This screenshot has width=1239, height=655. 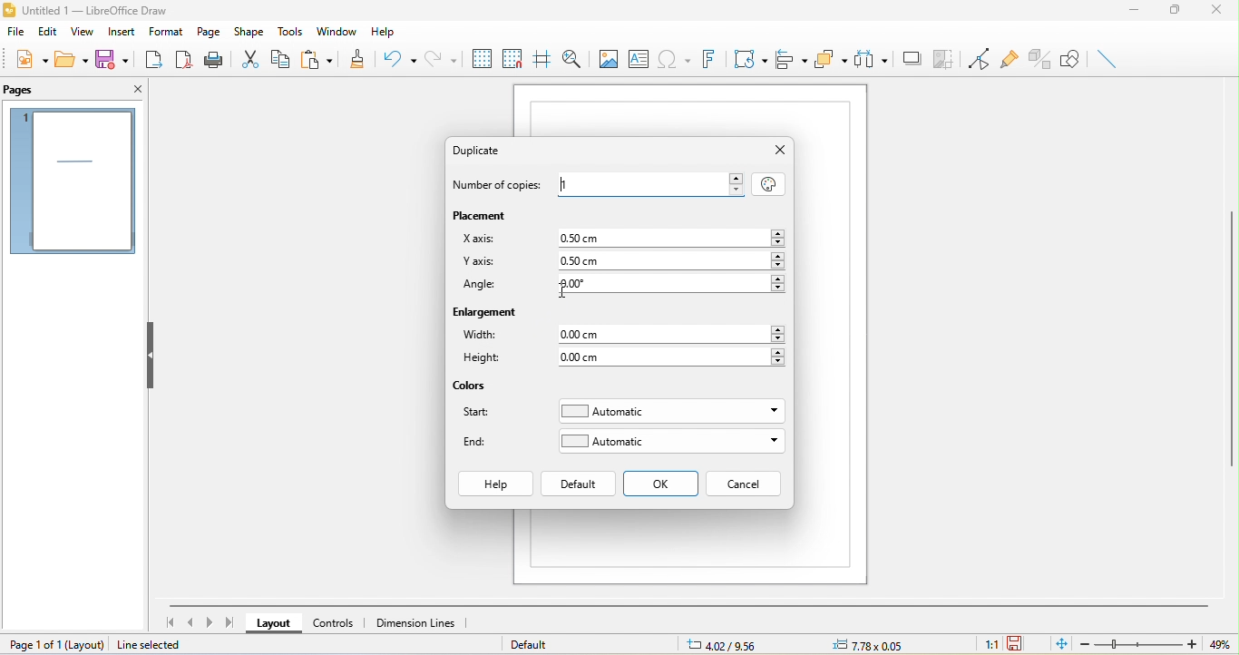 What do you see at coordinates (472, 386) in the screenshot?
I see `colors` at bounding box center [472, 386].